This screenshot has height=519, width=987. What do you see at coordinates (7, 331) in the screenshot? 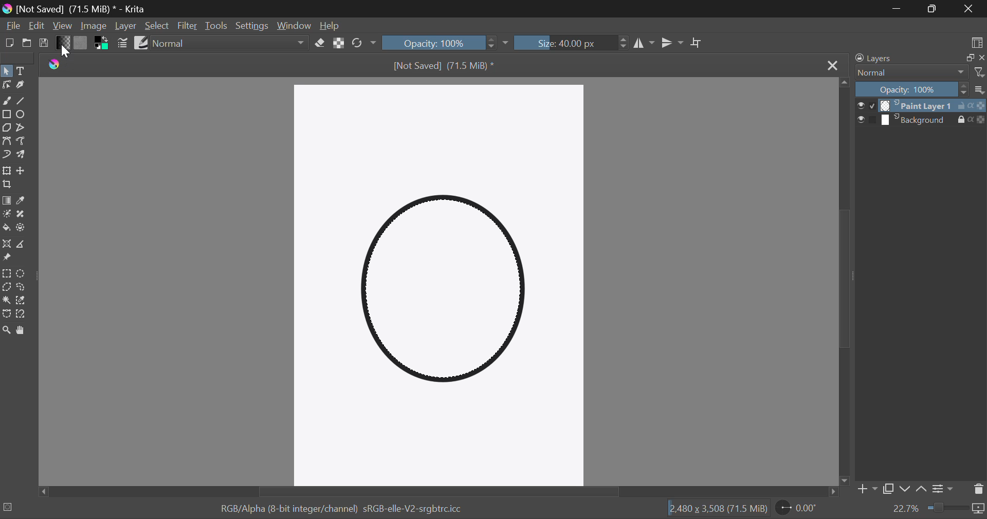
I see `Zoom` at bounding box center [7, 331].